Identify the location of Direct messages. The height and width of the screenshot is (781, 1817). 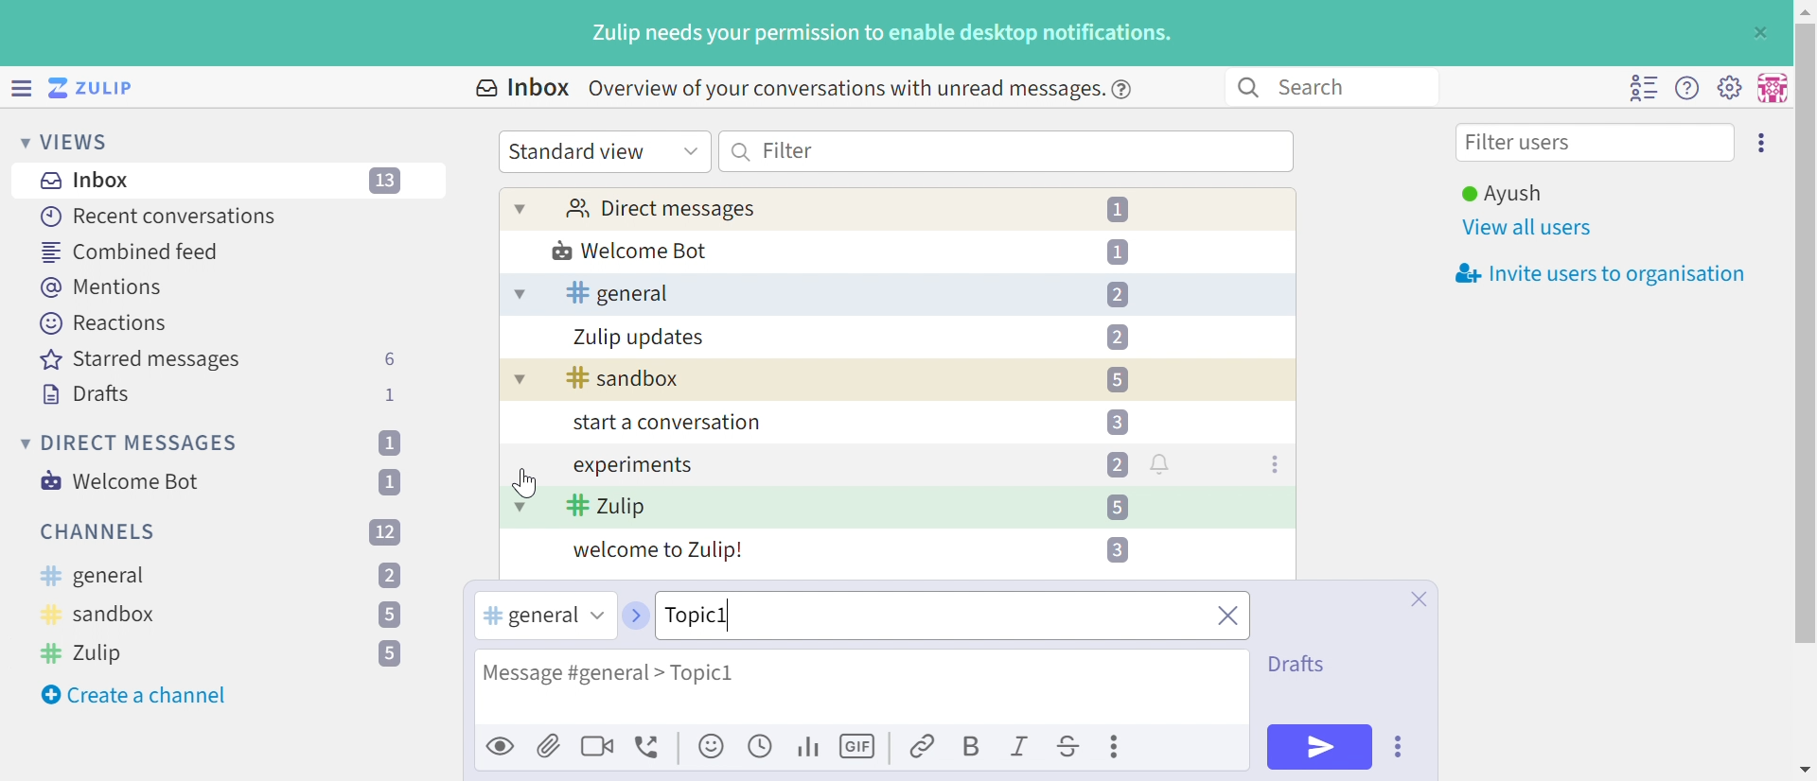
(660, 210).